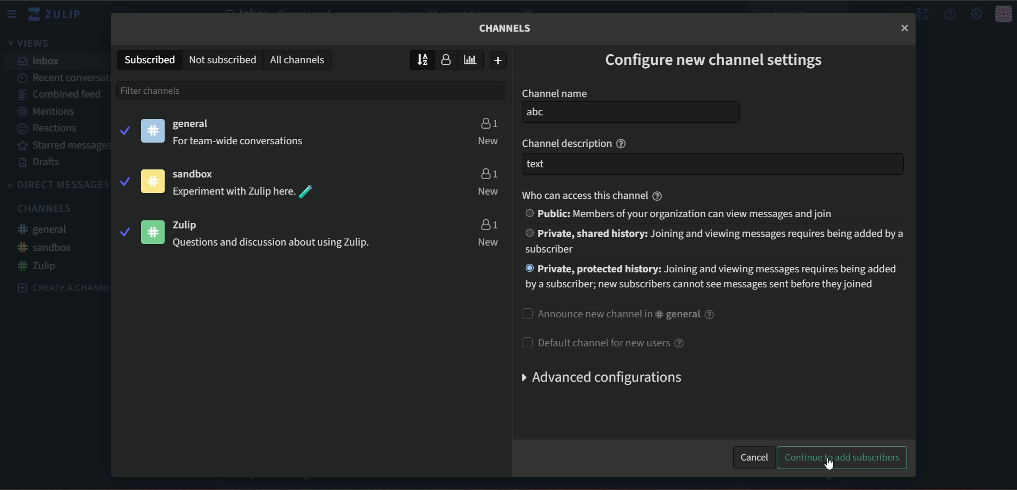  Describe the element at coordinates (488, 140) in the screenshot. I see `new` at that location.